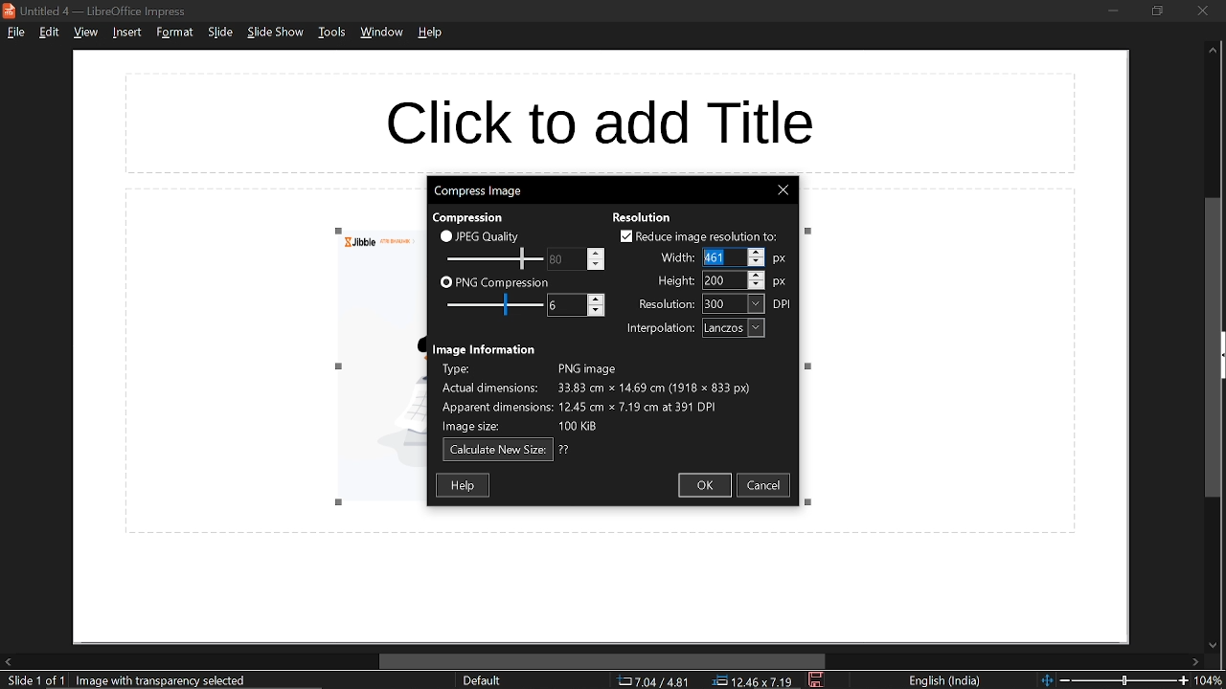 Image resolution: width=1226 pixels, height=689 pixels. I want to click on cancel, so click(767, 487).